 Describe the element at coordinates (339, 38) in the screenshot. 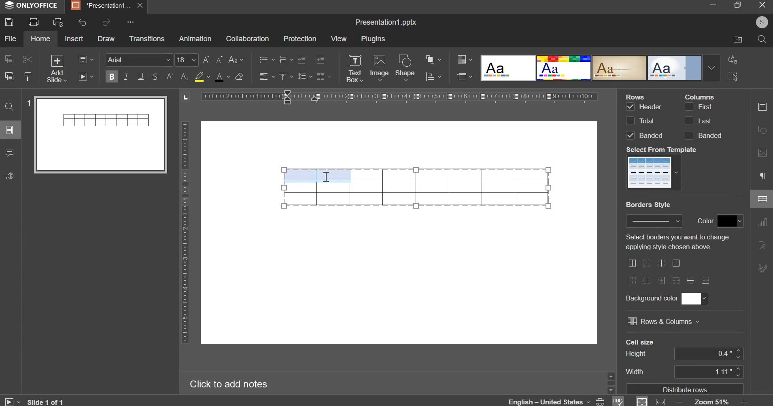

I see `view` at that location.